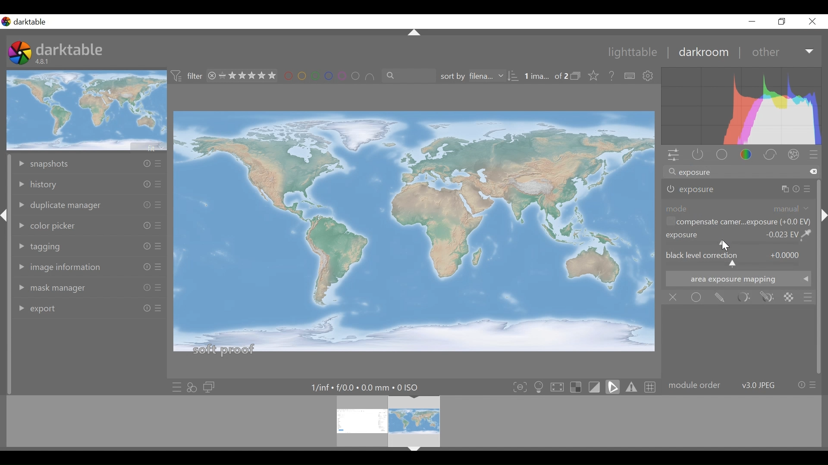  What do you see at coordinates (158, 247) in the screenshot?
I see `` at bounding box center [158, 247].